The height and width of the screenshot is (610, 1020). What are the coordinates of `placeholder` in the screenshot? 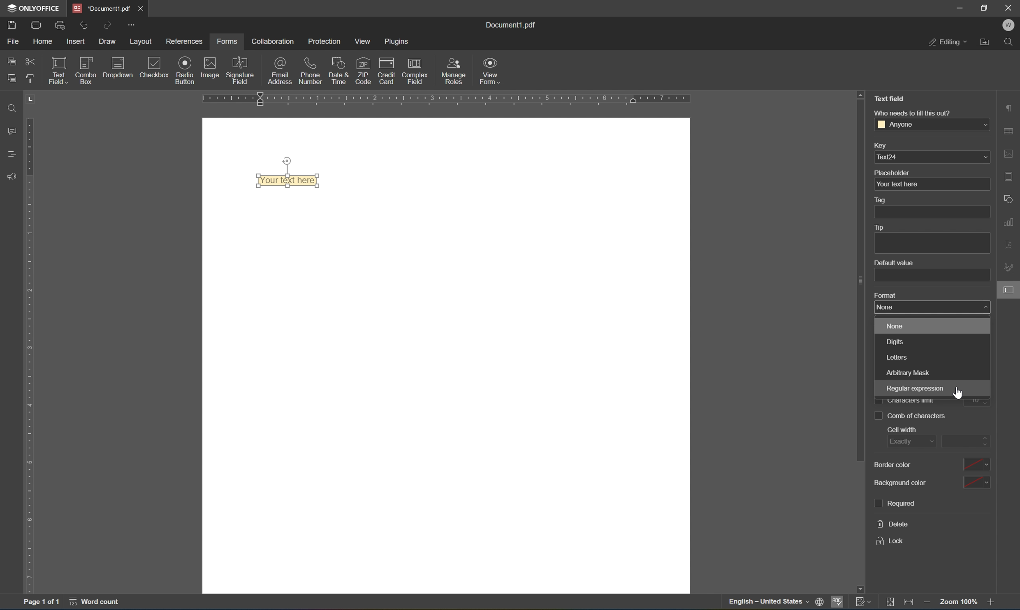 It's located at (892, 173).